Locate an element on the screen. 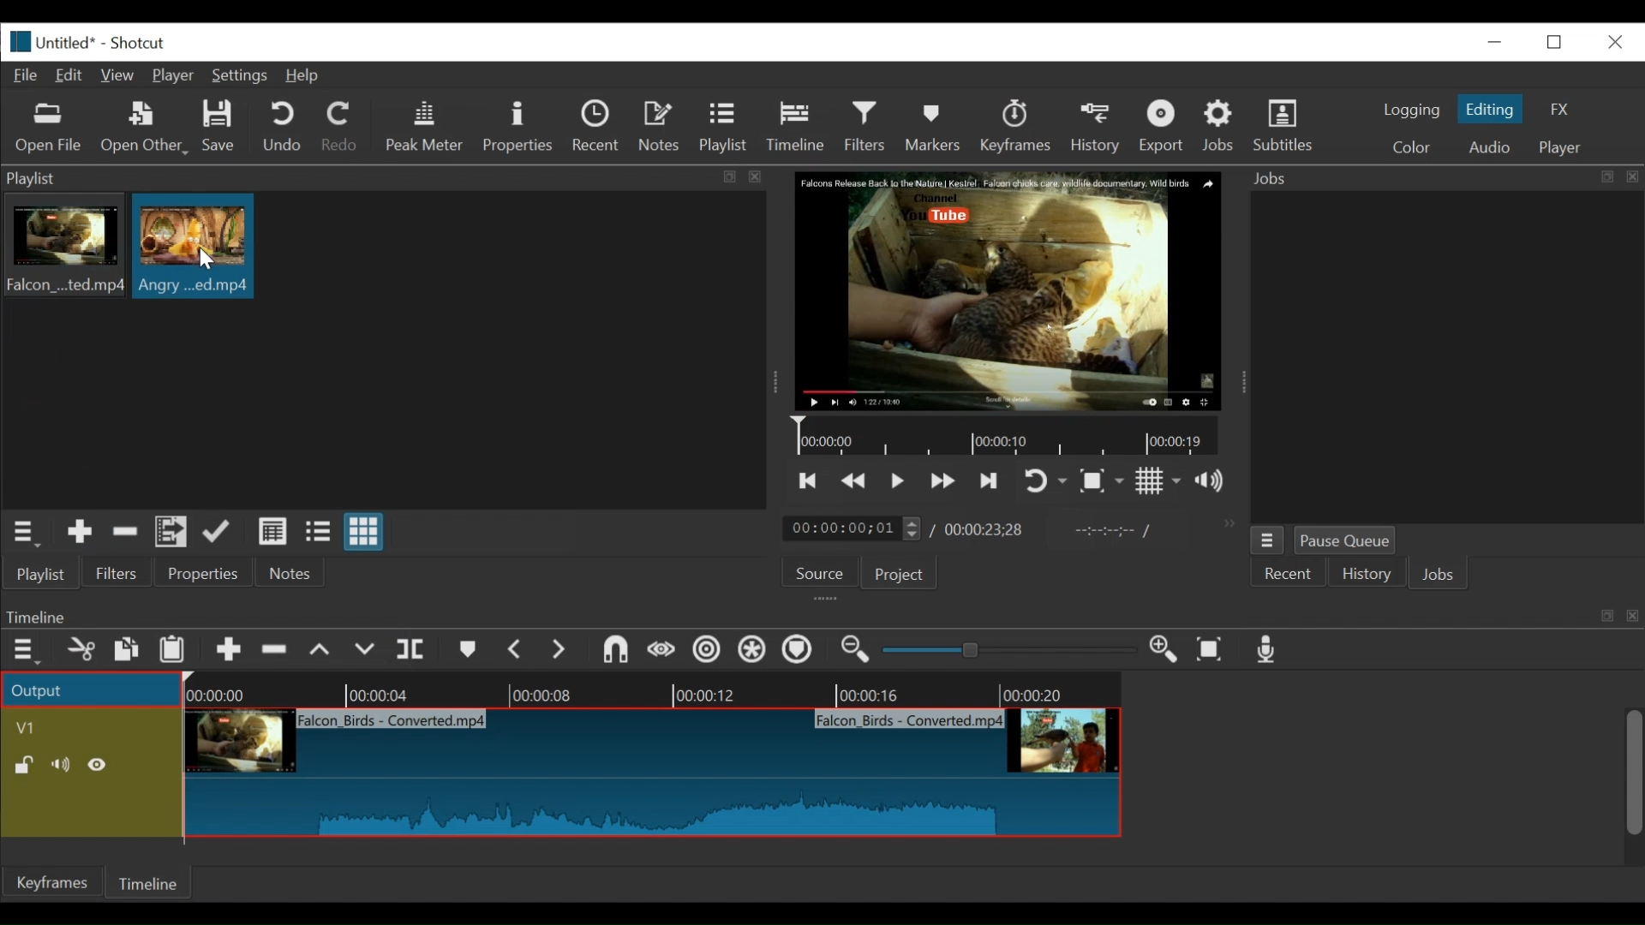 The image size is (1645, 925). Timeline Panel is located at coordinates (820, 616).